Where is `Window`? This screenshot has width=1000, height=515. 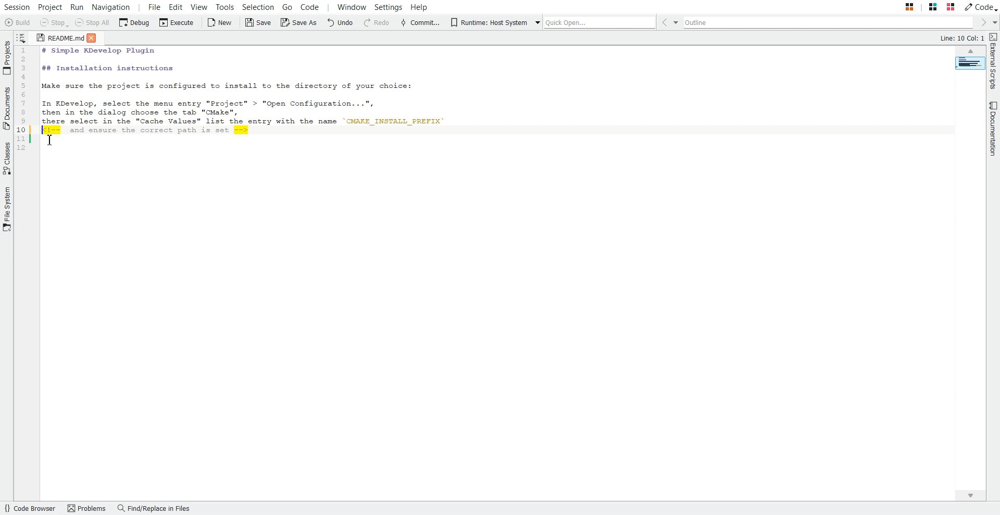
Window is located at coordinates (352, 6).